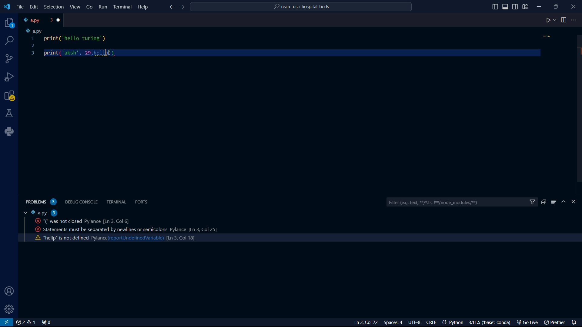 The height and width of the screenshot is (327, 582). Describe the element at coordinates (122, 6) in the screenshot. I see `Terminal` at that location.